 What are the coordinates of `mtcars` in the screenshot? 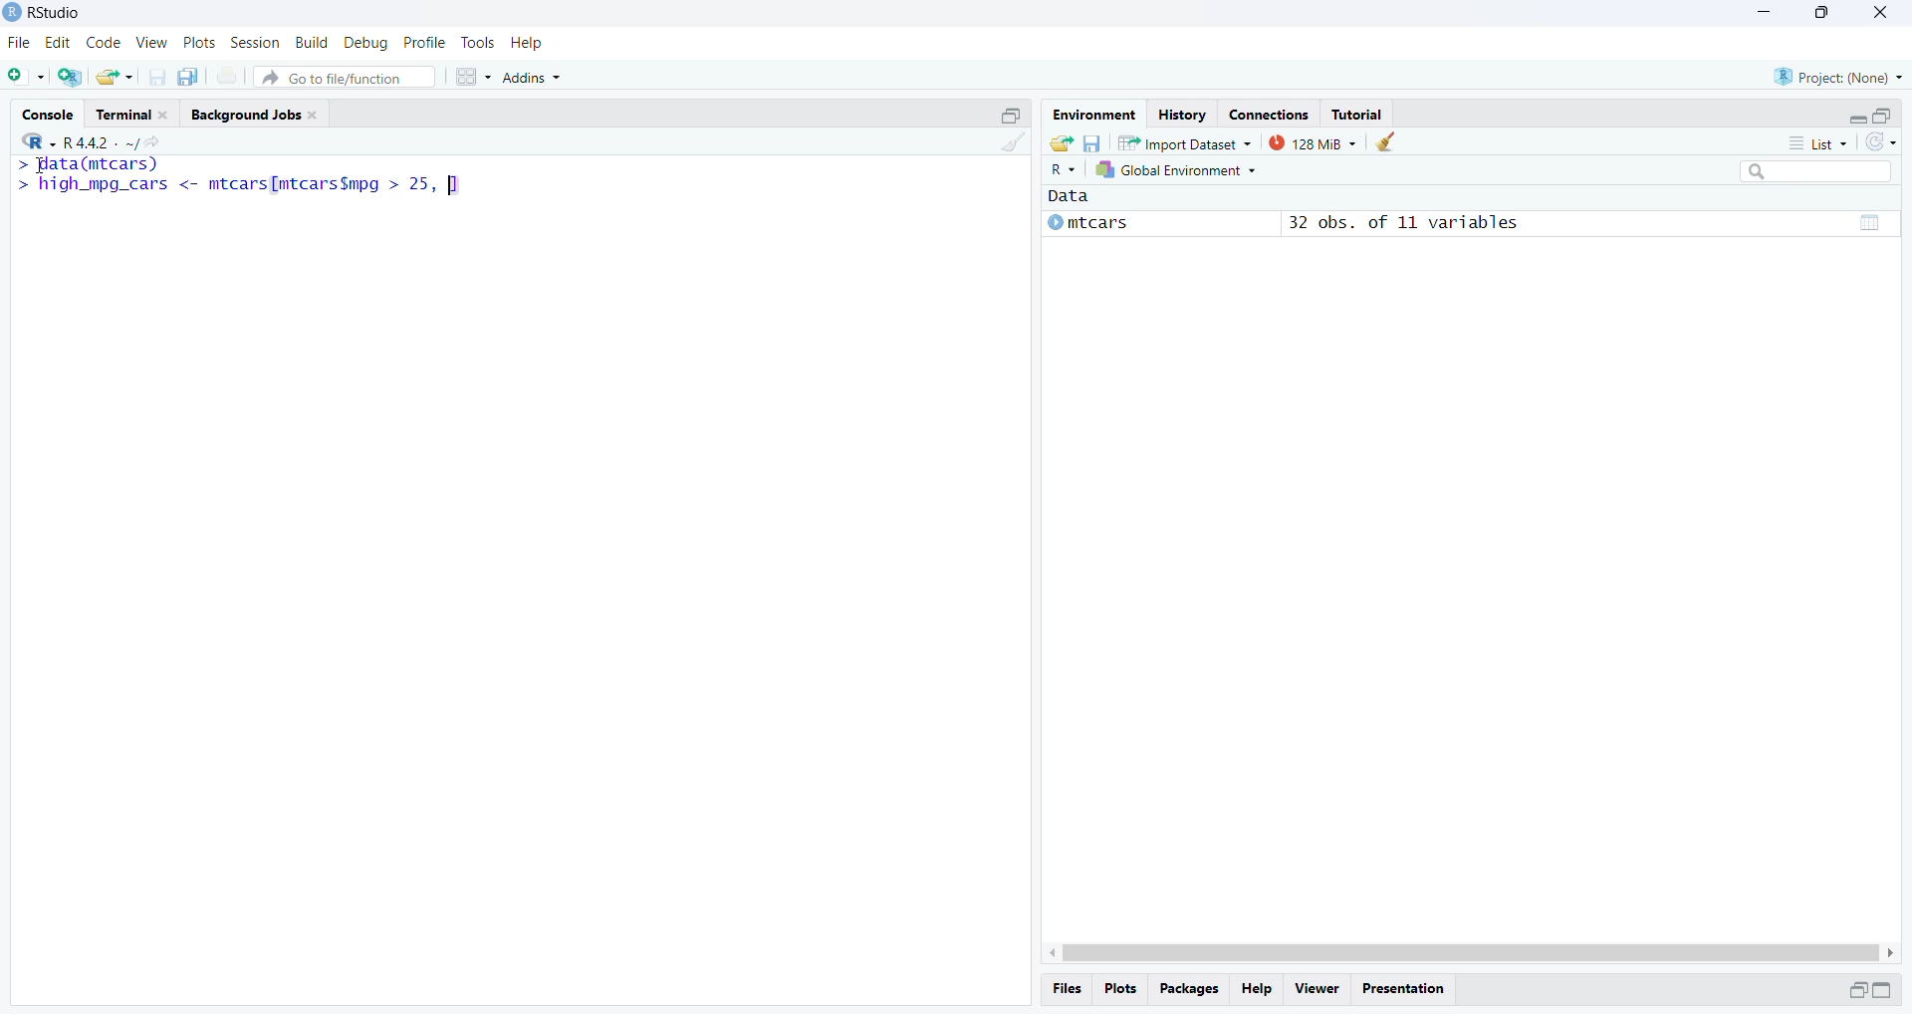 It's located at (1087, 223).